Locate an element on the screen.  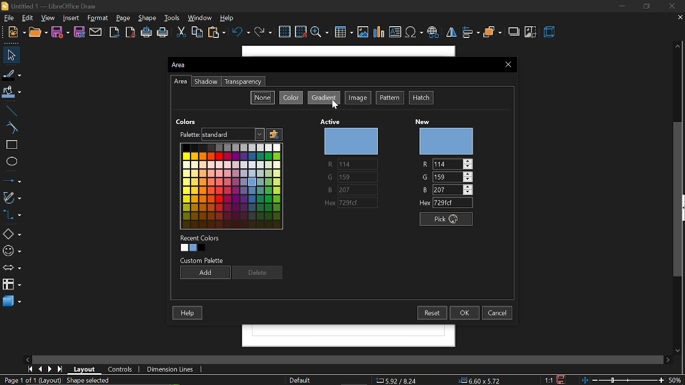
symbol shapes is located at coordinates (11, 251).